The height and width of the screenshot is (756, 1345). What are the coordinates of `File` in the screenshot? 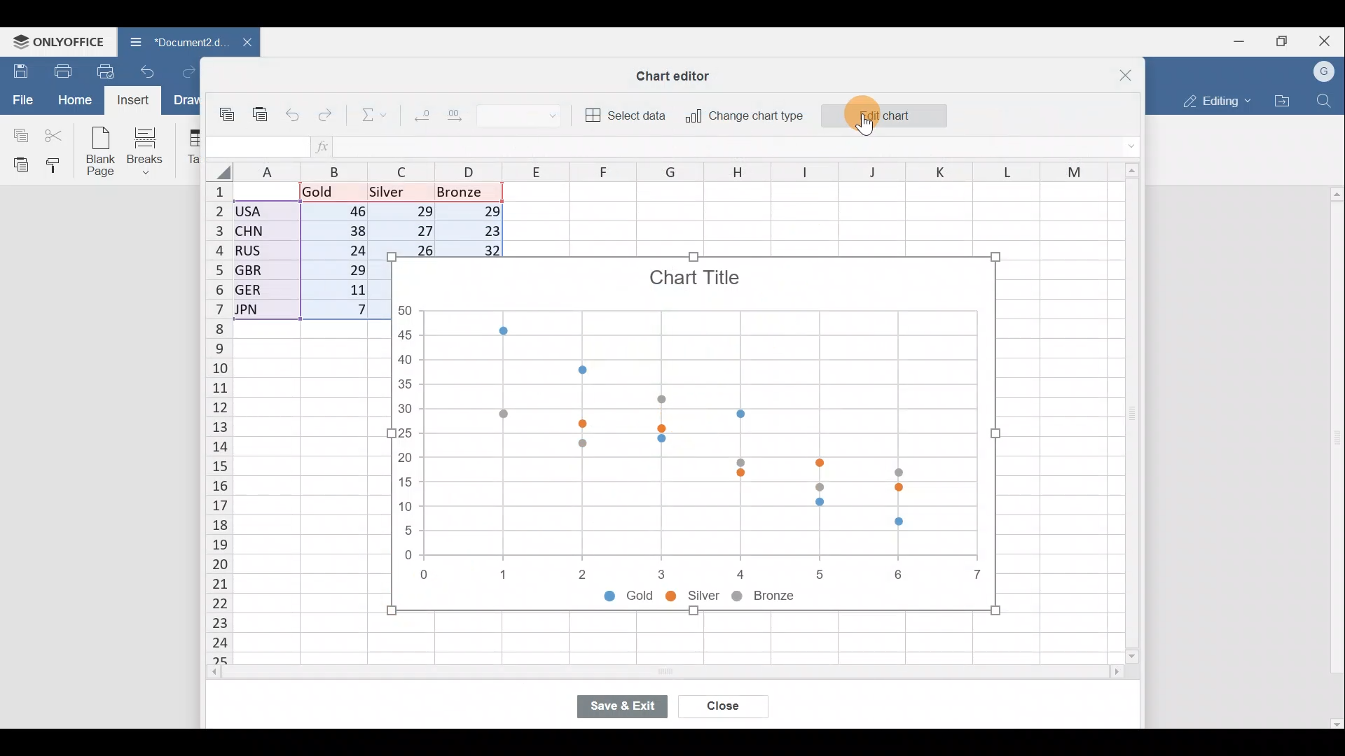 It's located at (20, 99).